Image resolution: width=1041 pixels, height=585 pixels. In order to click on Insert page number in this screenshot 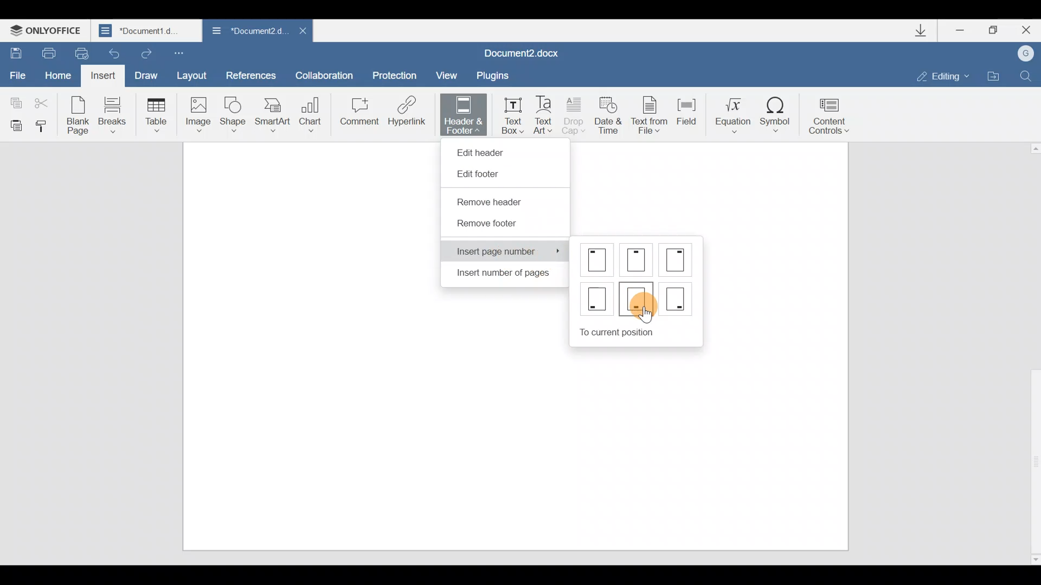, I will do `click(507, 251)`.